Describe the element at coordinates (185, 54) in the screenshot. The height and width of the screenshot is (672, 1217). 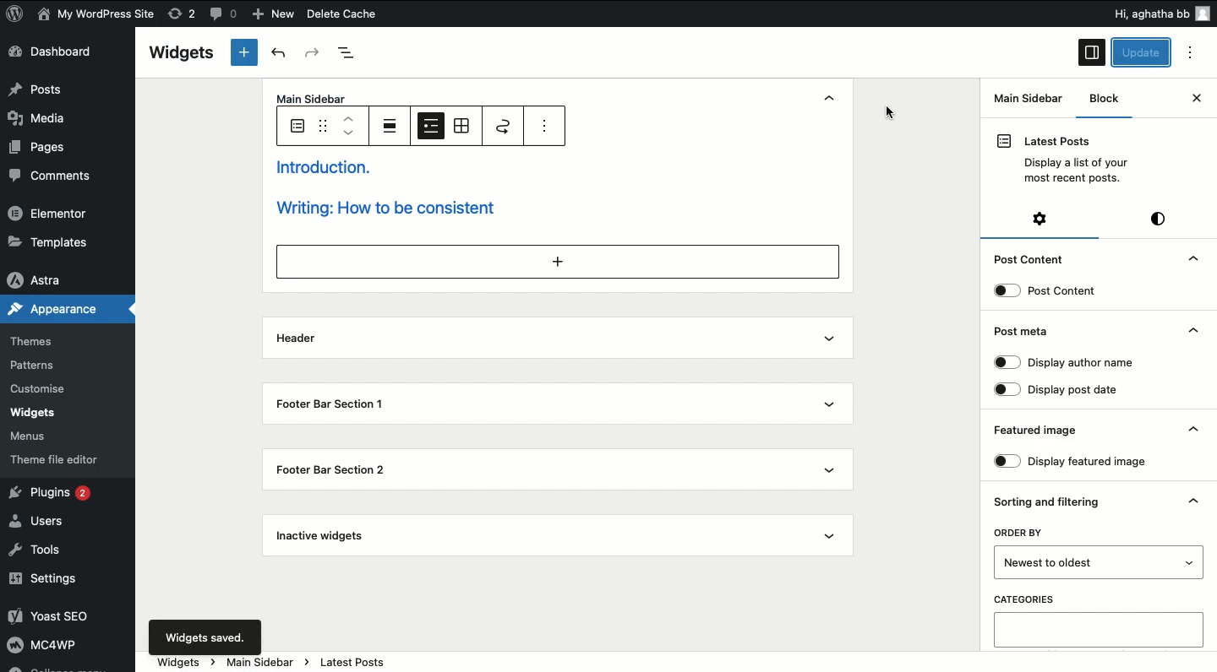
I see `Widgets` at that location.